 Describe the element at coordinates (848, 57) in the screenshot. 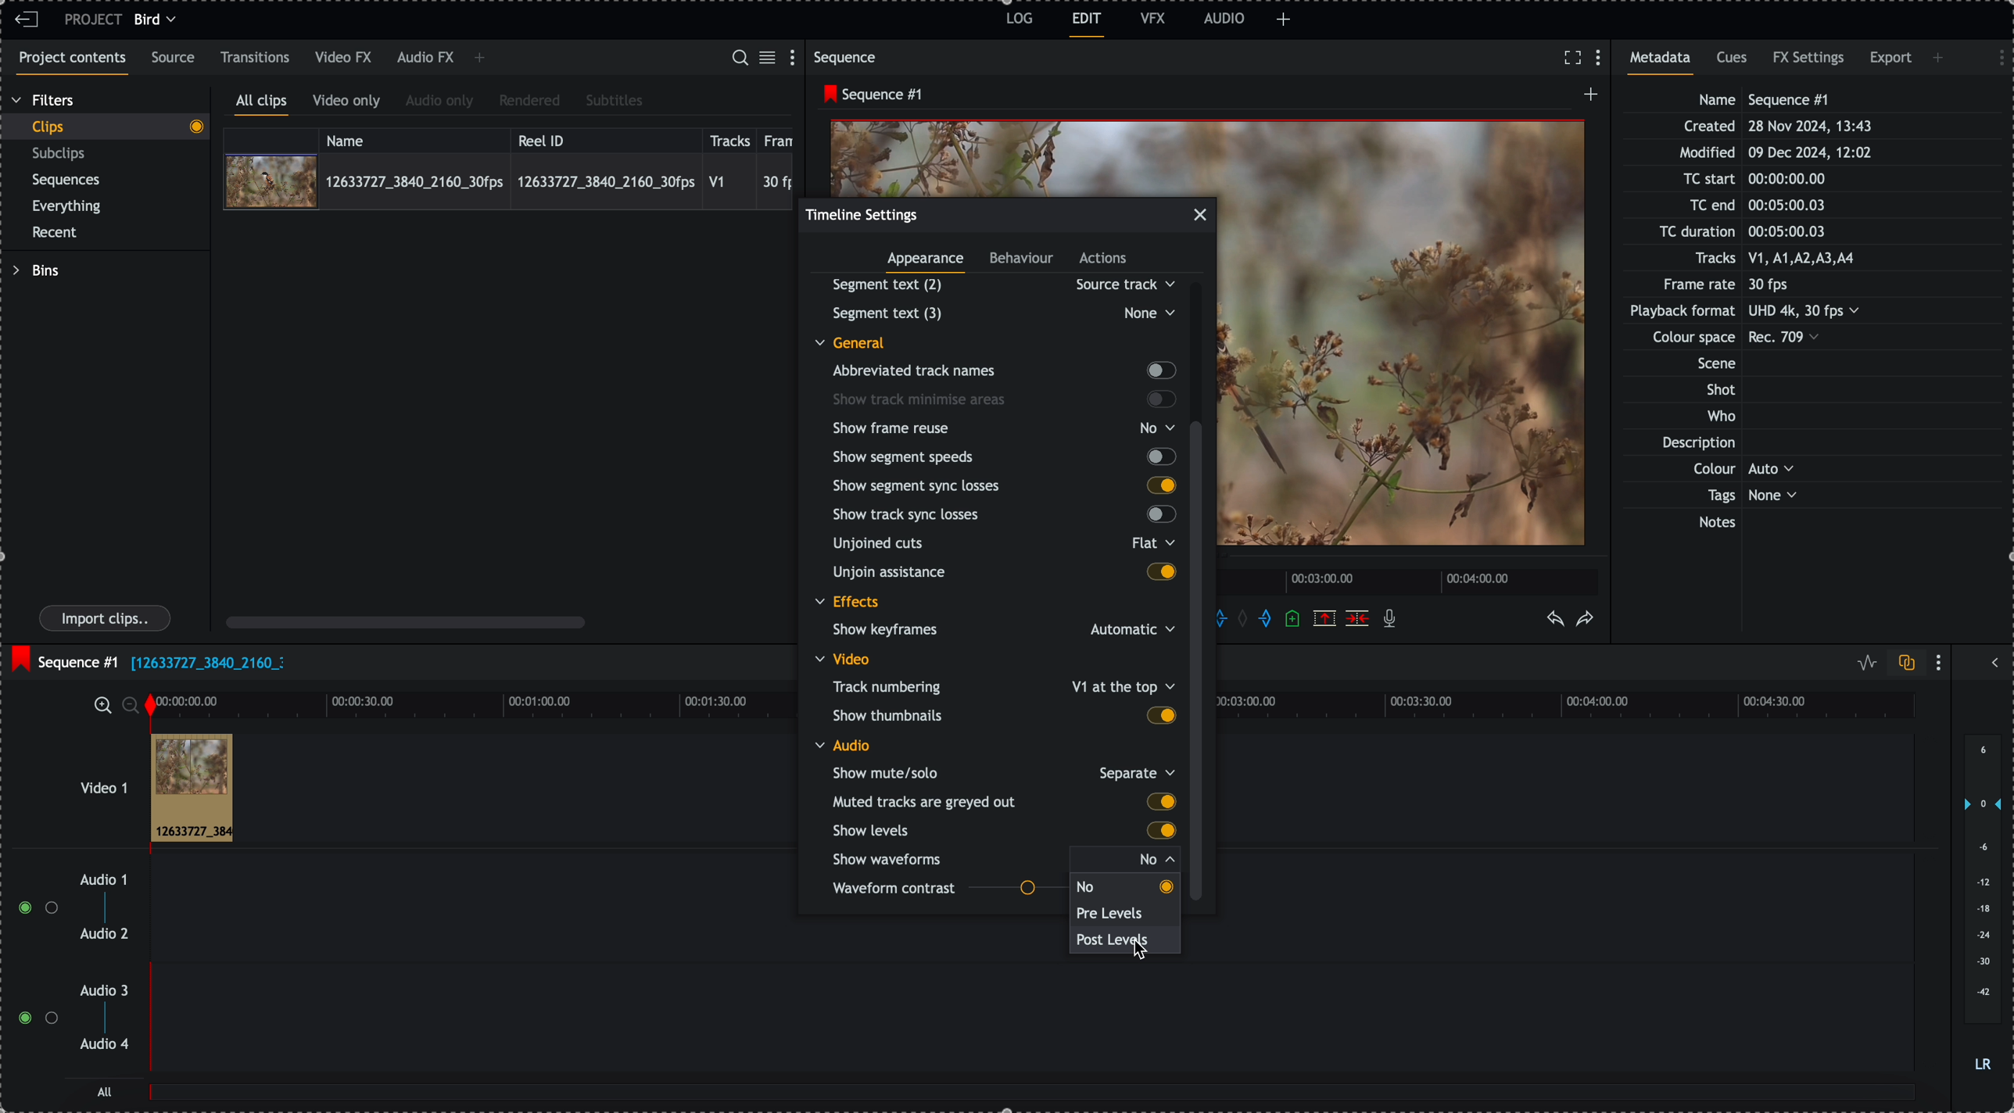

I see `sequence` at that location.